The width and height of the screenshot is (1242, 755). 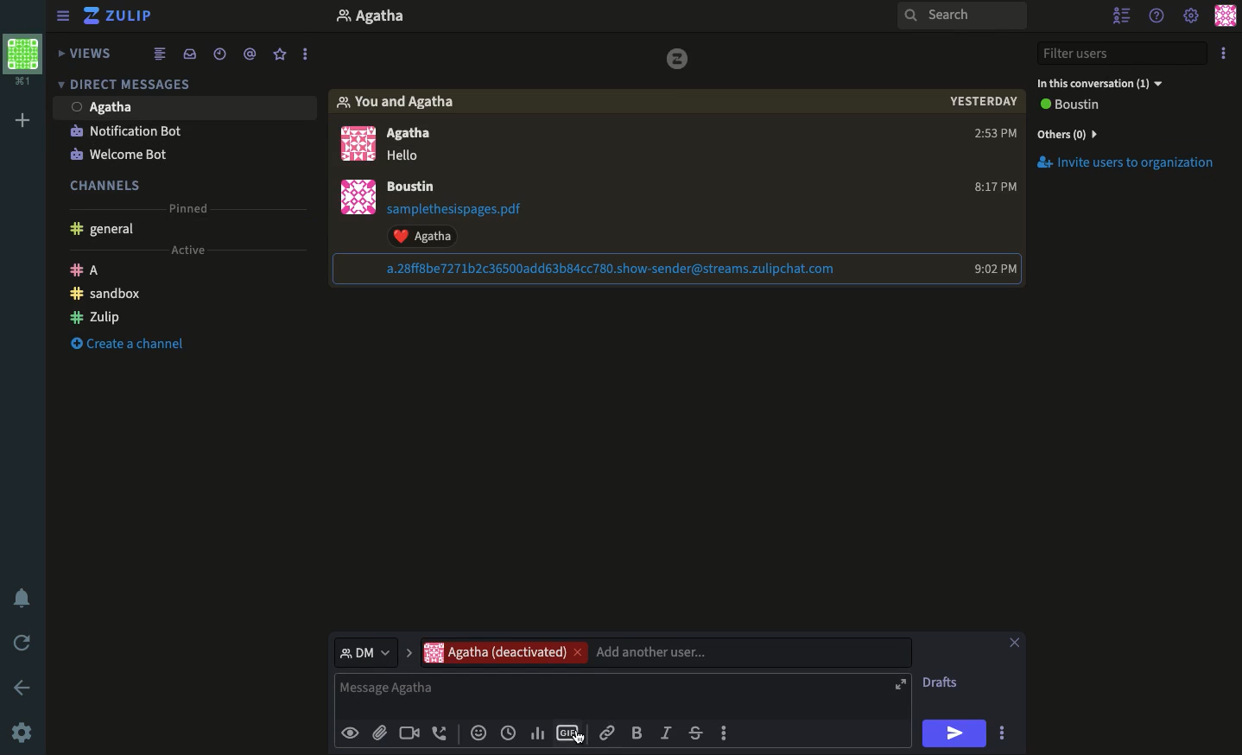 What do you see at coordinates (1158, 16) in the screenshot?
I see `Help` at bounding box center [1158, 16].